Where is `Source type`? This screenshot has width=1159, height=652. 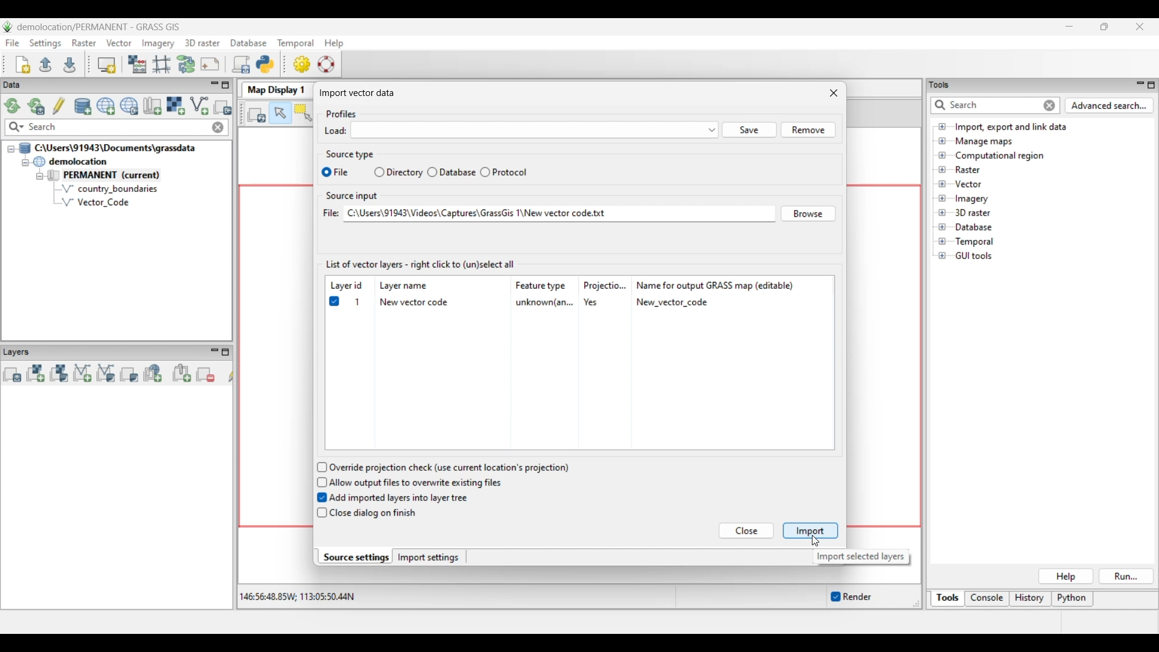
Source type is located at coordinates (351, 153).